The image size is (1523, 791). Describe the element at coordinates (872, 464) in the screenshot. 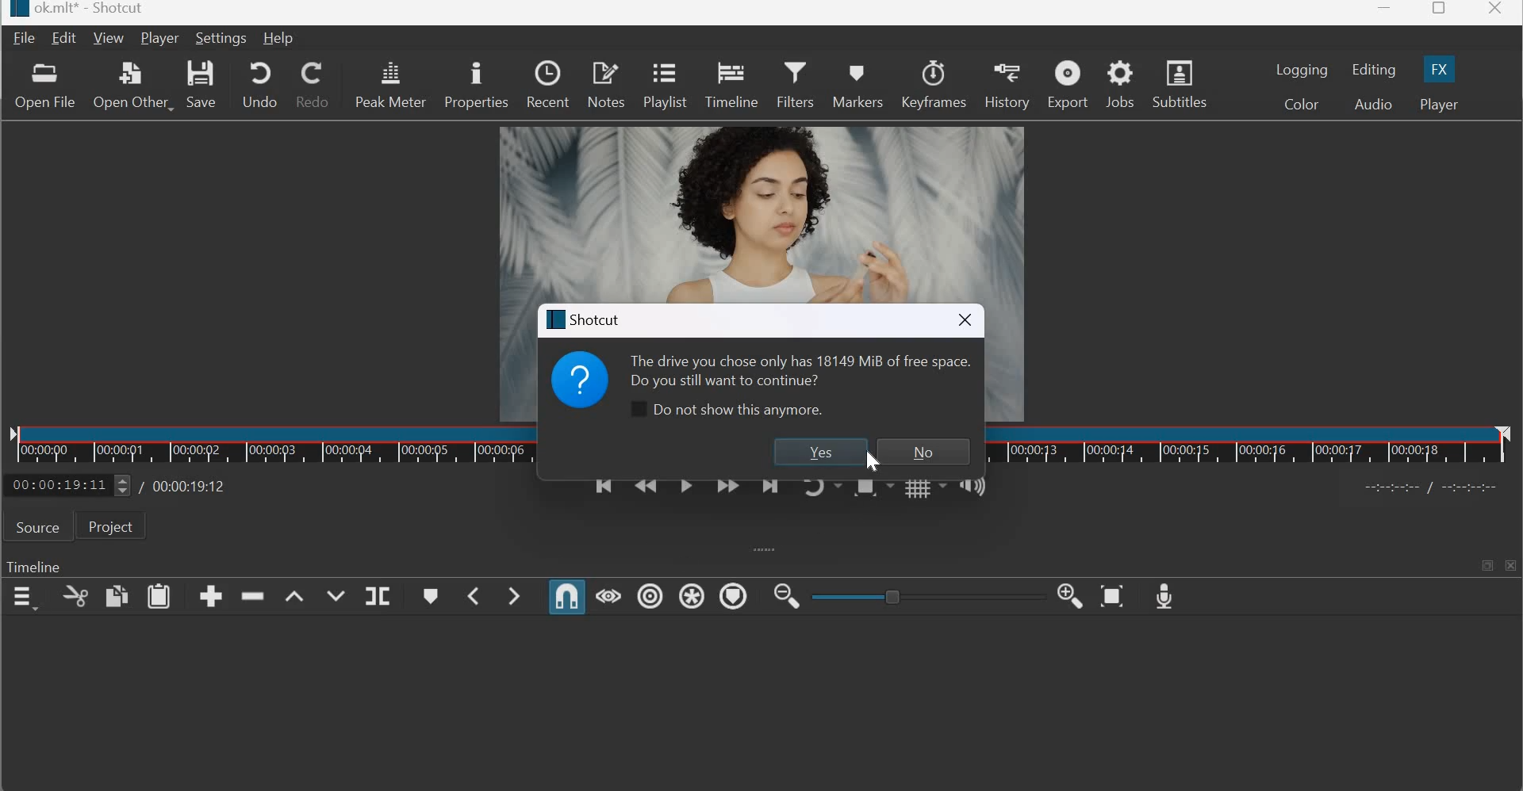

I see `cursor` at that location.